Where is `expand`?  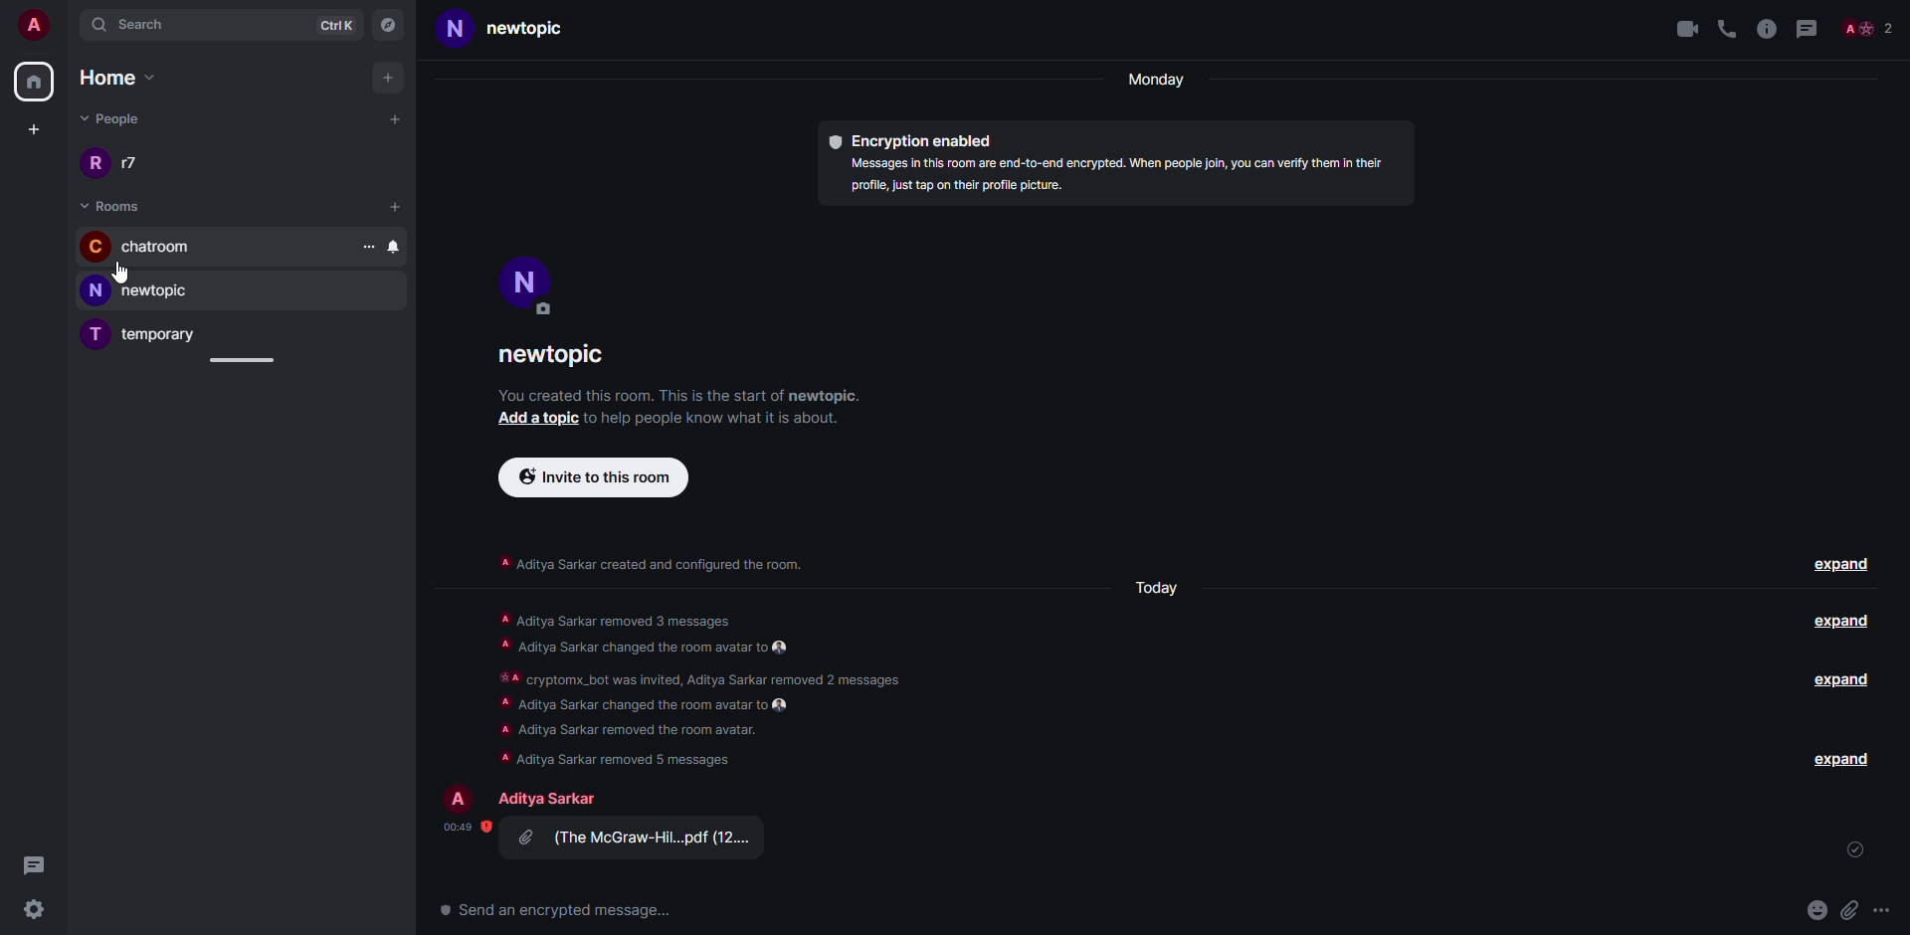
expand is located at coordinates (1844, 759).